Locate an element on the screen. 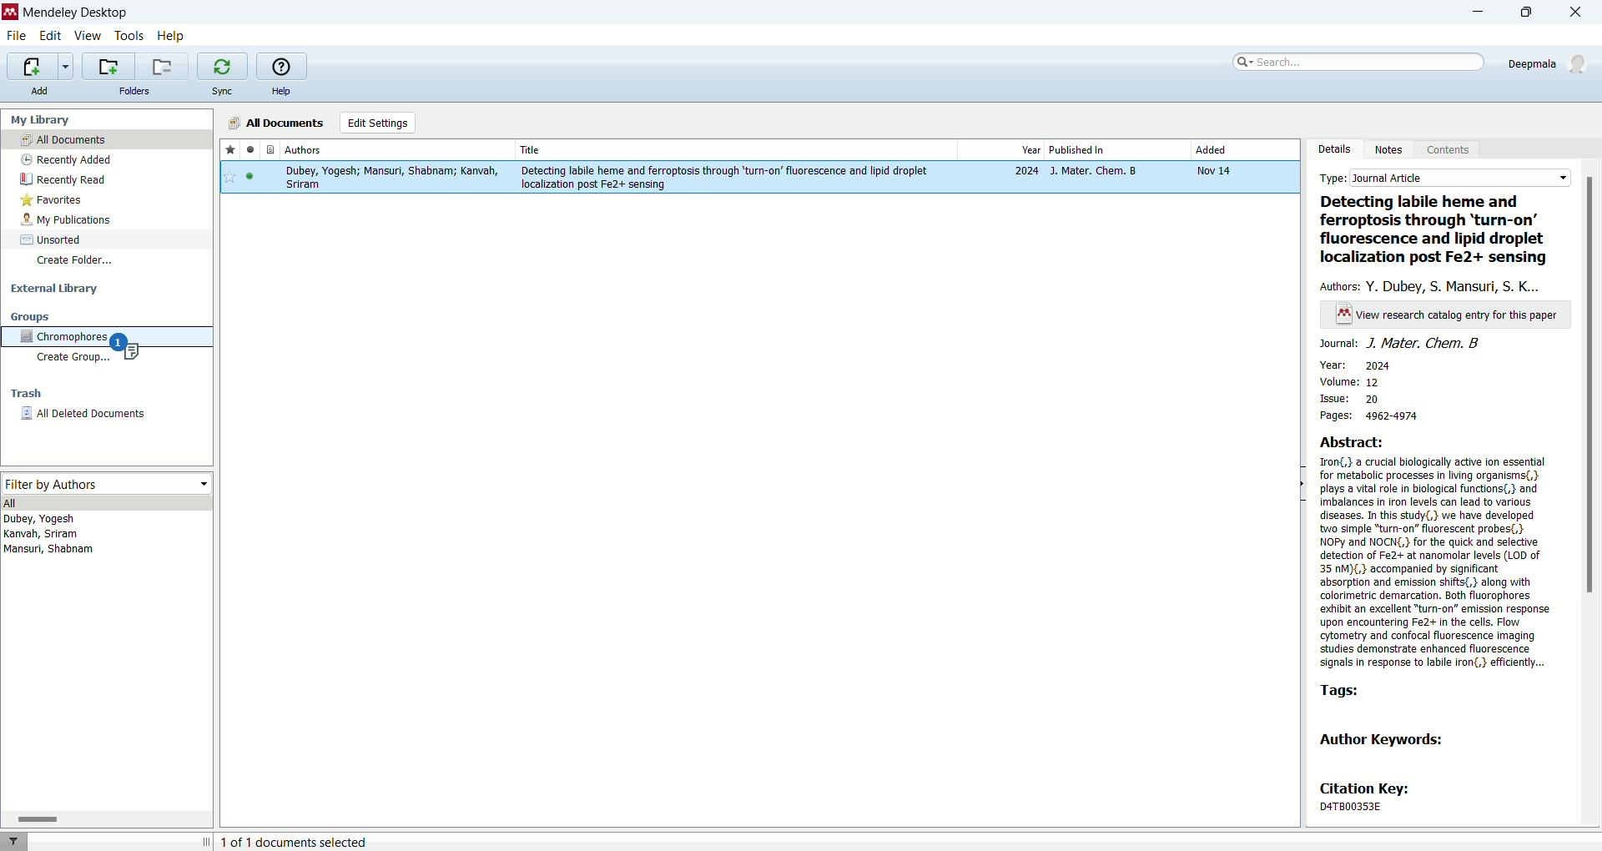 This screenshot has height=851, width=1602. filter is located at coordinates (15, 841).